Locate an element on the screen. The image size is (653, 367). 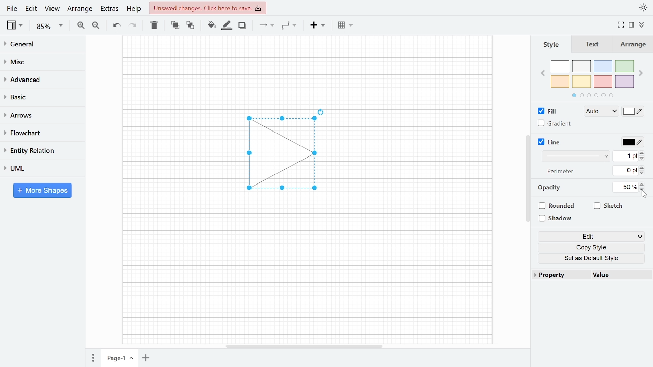
Line color is located at coordinates (632, 141).